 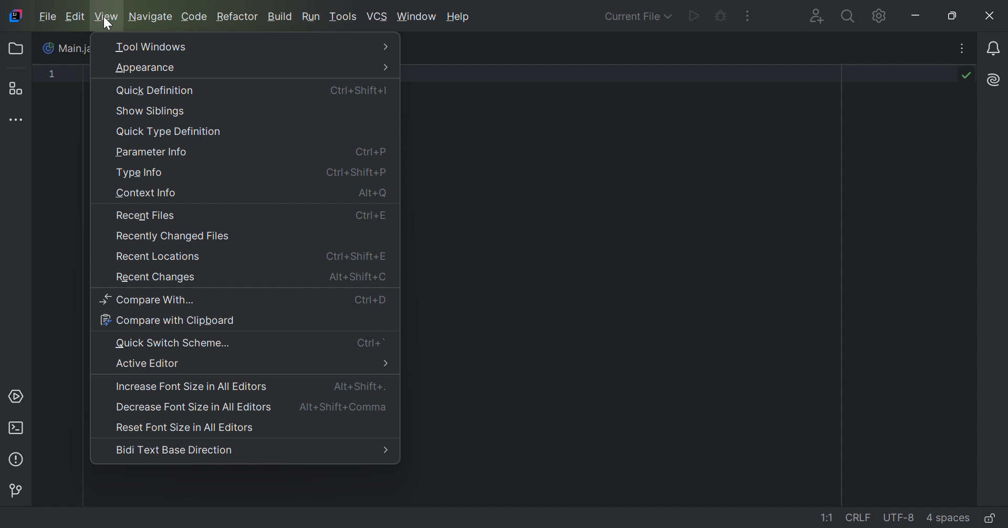 What do you see at coordinates (372, 343) in the screenshot?
I see `Ctrl+`` at bounding box center [372, 343].